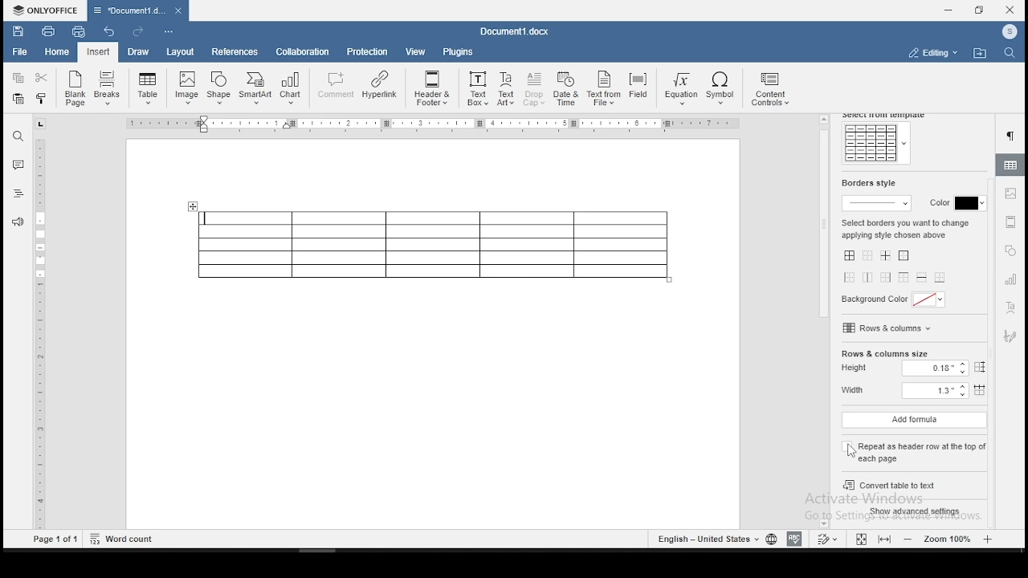 This screenshot has height=578, width=1028. Describe the element at coordinates (794, 539) in the screenshot. I see `spell check` at that location.